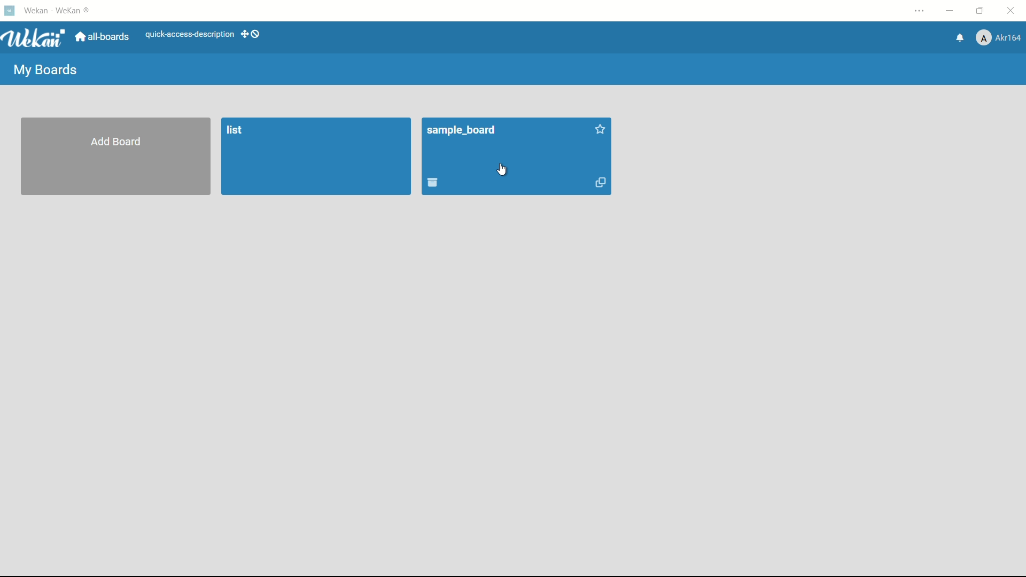 Image resolution: width=1026 pixels, height=577 pixels. I want to click on close app, so click(1013, 11).